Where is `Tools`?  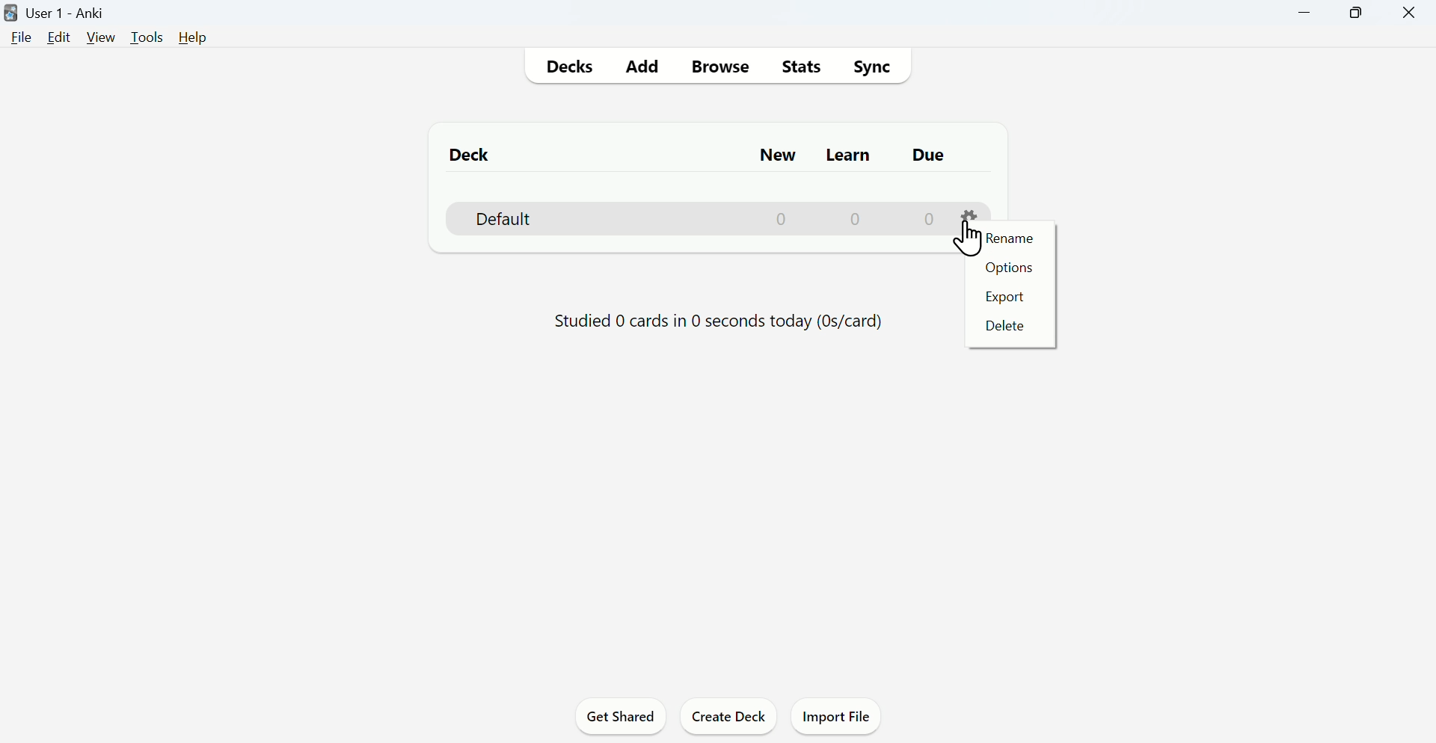 Tools is located at coordinates (149, 37).